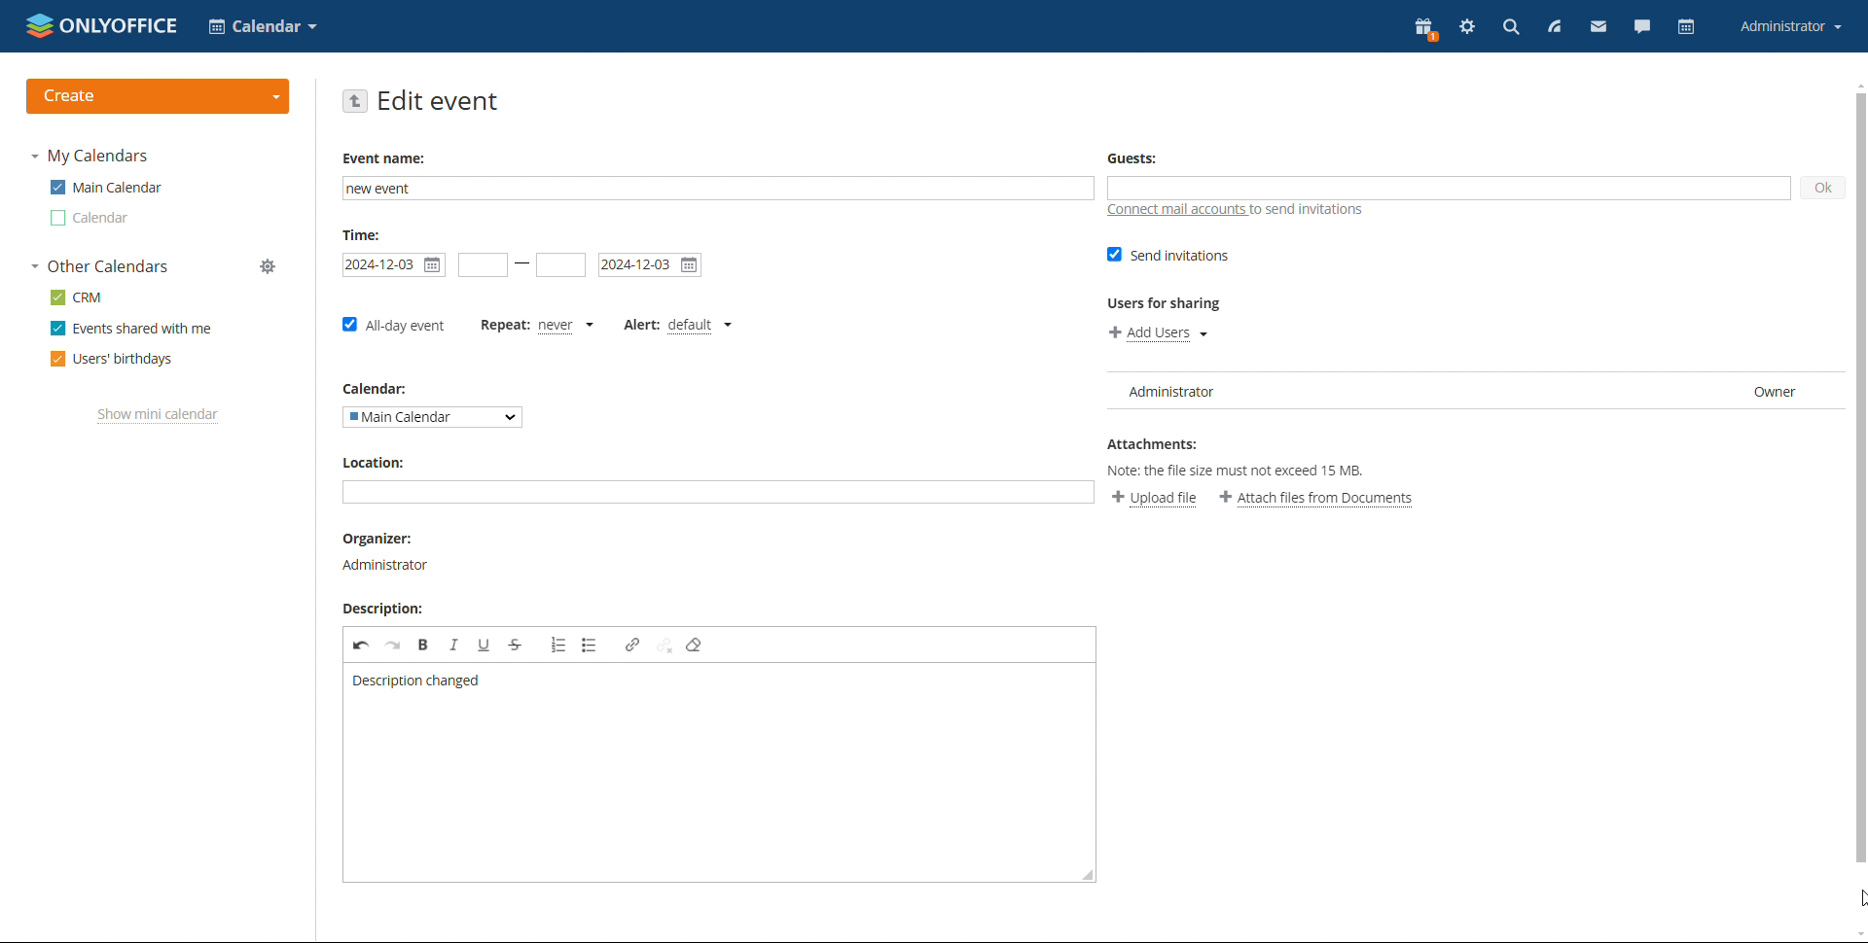 This screenshot has height=943, width=1868. Describe the element at coordinates (1426, 29) in the screenshot. I see `present` at that location.